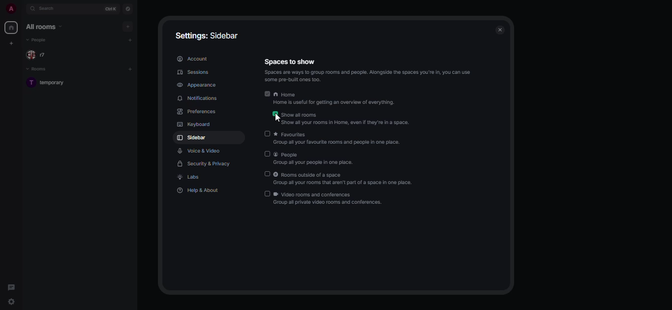  What do you see at coordinates (39, 69) in the screenshot?
I see `rooms` at bounding box center [39, 69].